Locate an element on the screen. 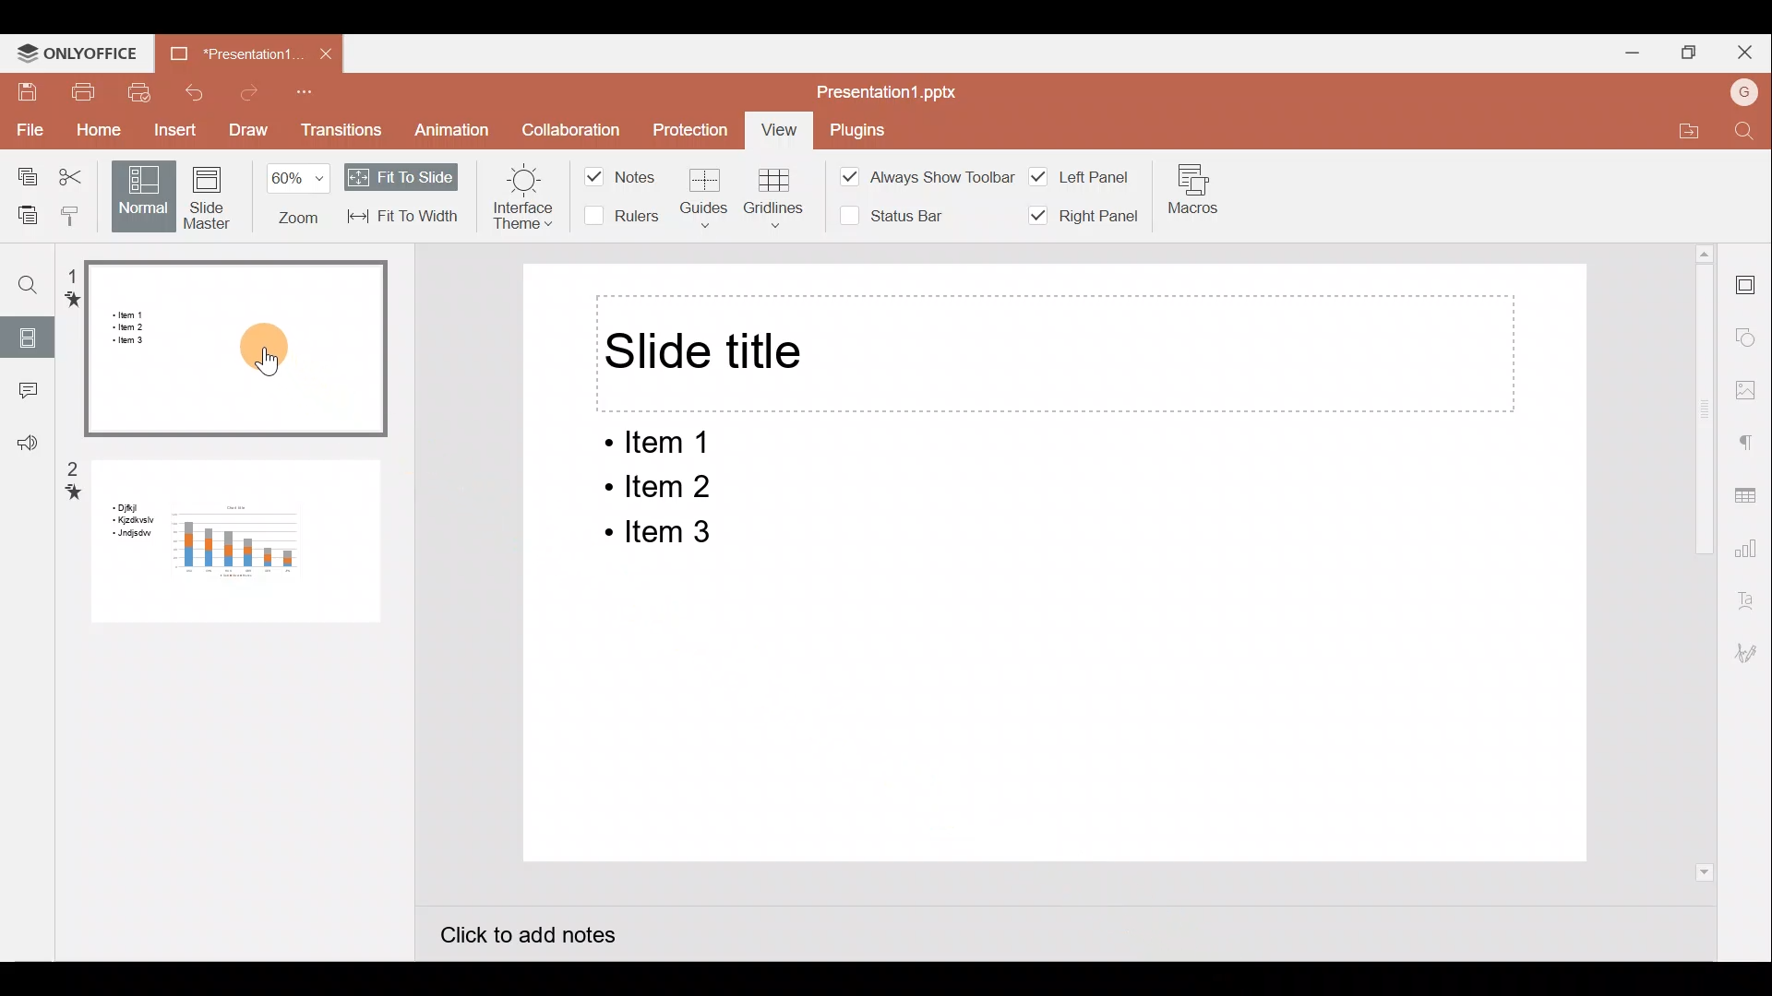 Image resolution: width=1772 pixels, height=996 pixels. ONLYOFFICE is located at coordinates (76, 52).